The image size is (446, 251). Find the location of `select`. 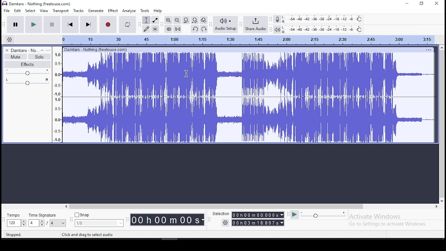

select is located at coordinates (30, 10).